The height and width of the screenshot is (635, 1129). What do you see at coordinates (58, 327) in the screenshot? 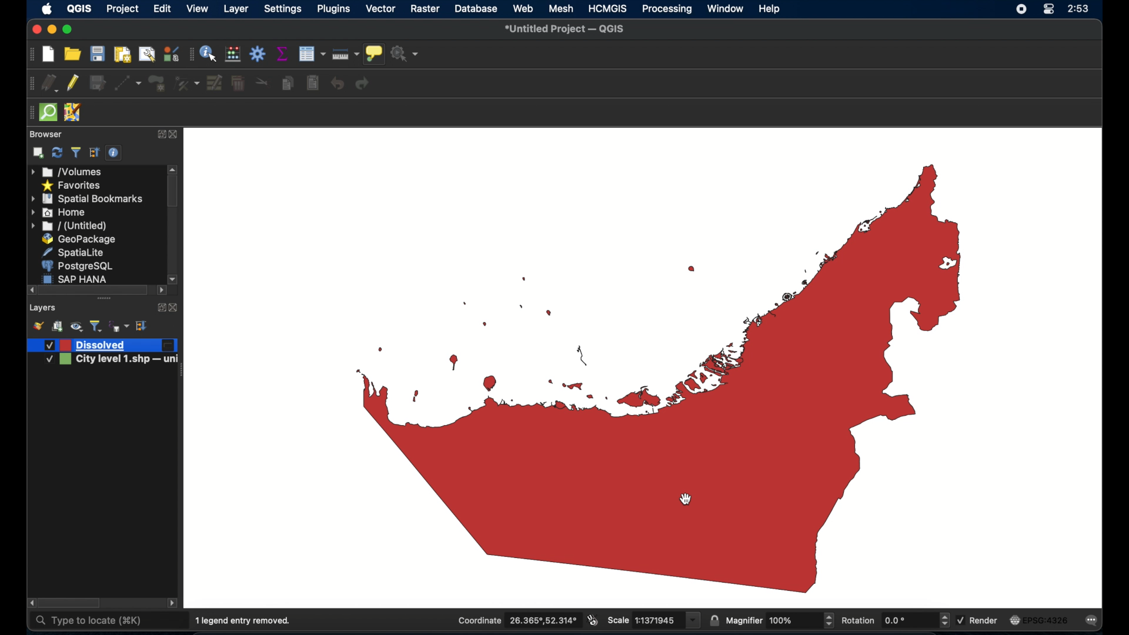
I see `add group` at bounding box center [58, 327].